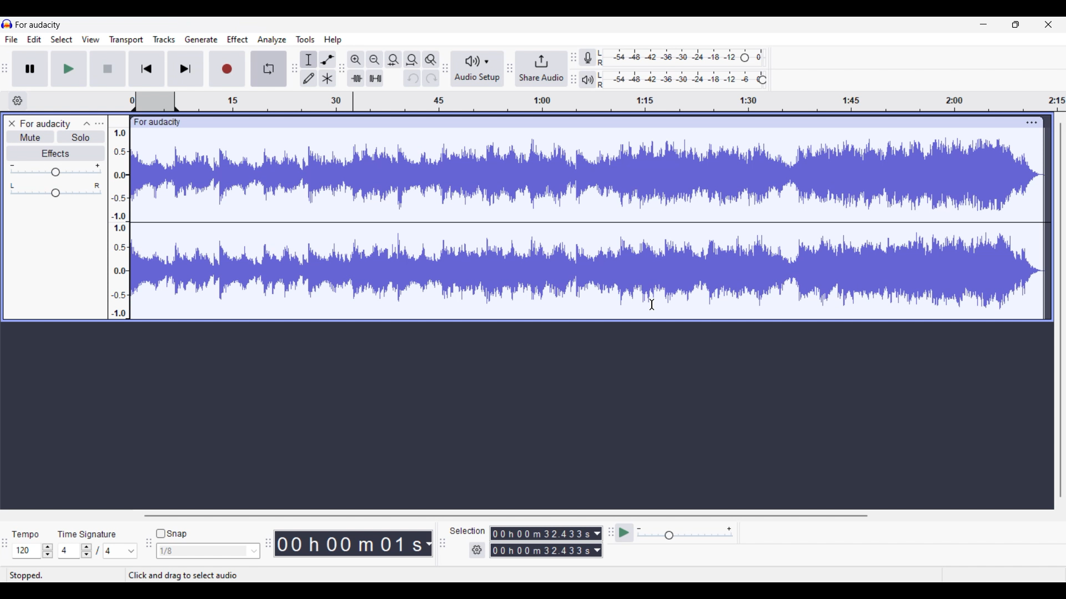 This screenshot has width=1066, height=599. I want to click on Playback meter, so click(586, 79).